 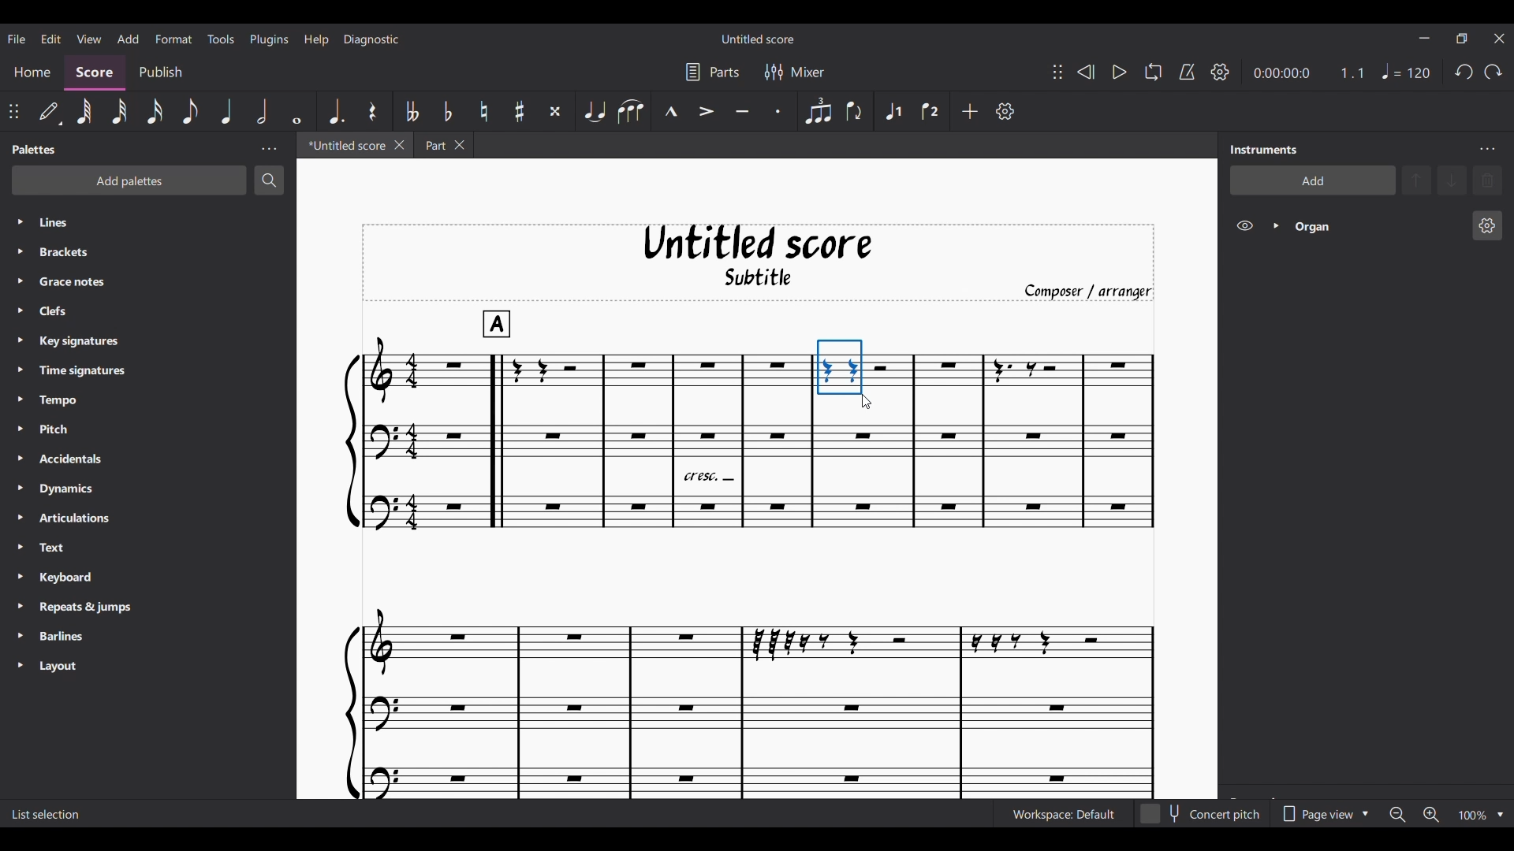 What do you see at coordinates (128, 38) in the screenshot?
I see `Add menu` at bounding box center [128, 38].